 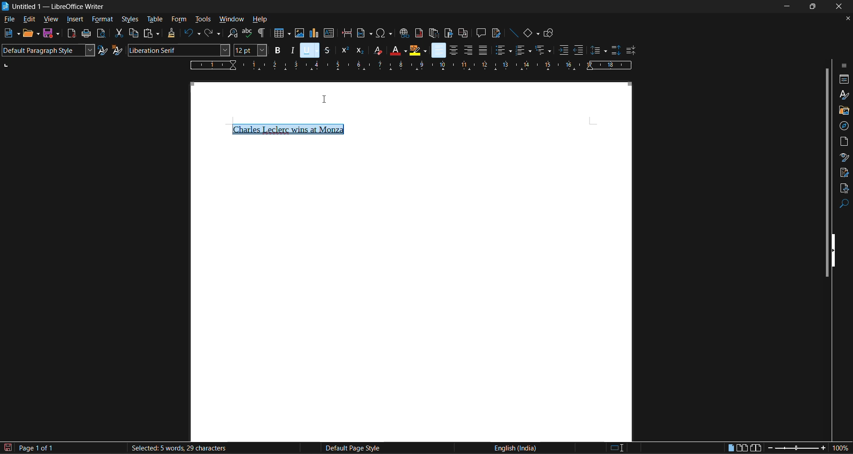 What do you see at coordinates (314, 33) in the screenshot?
I see `insert chart` at bounding box center [314, 33].